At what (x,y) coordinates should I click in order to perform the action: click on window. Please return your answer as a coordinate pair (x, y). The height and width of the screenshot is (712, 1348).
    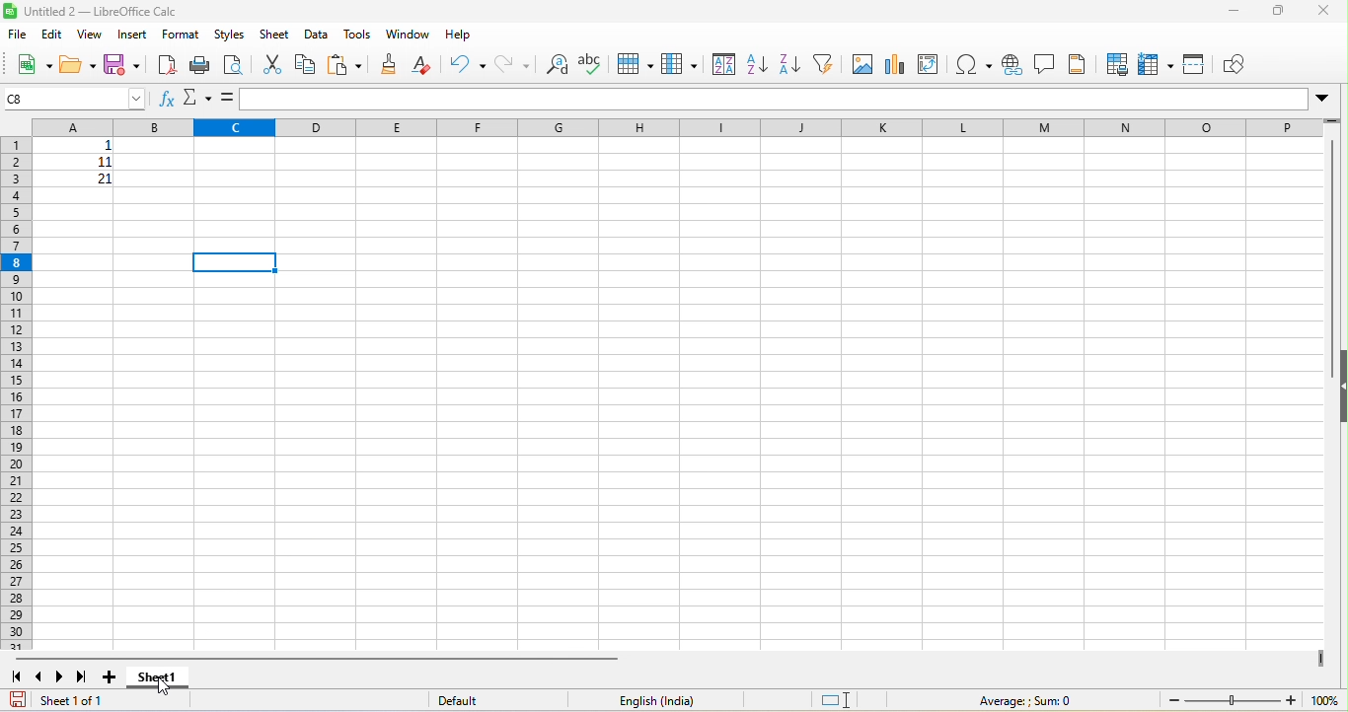
    Looking at the image, I should click on (407, 36).